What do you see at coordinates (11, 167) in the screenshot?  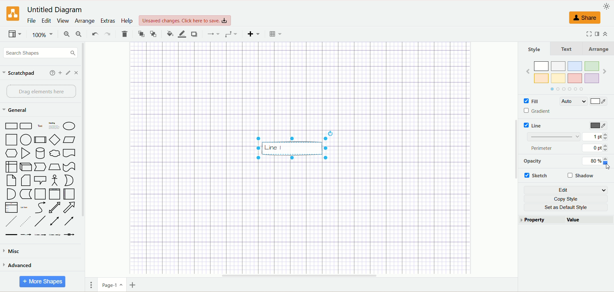 I see `Internal storage` at bounding box center [11, 167].